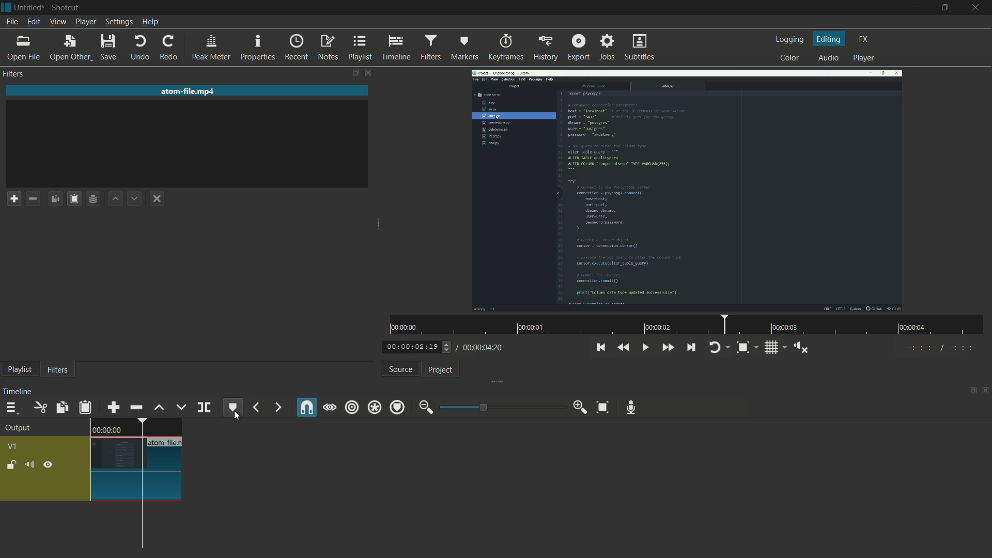  Describe the element at coordinates (307, 407) in the screenshot. I see `snap` at that location.